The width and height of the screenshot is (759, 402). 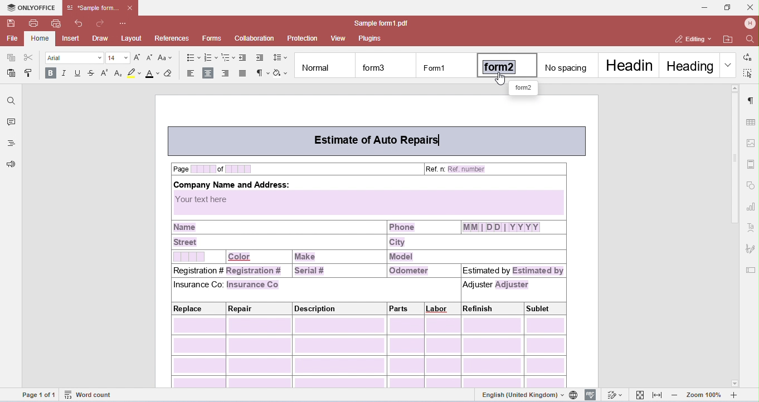 What do you see at coordinates (501, 82) in the screenshot?
I see `cursor` at bounding box center [501, 82].